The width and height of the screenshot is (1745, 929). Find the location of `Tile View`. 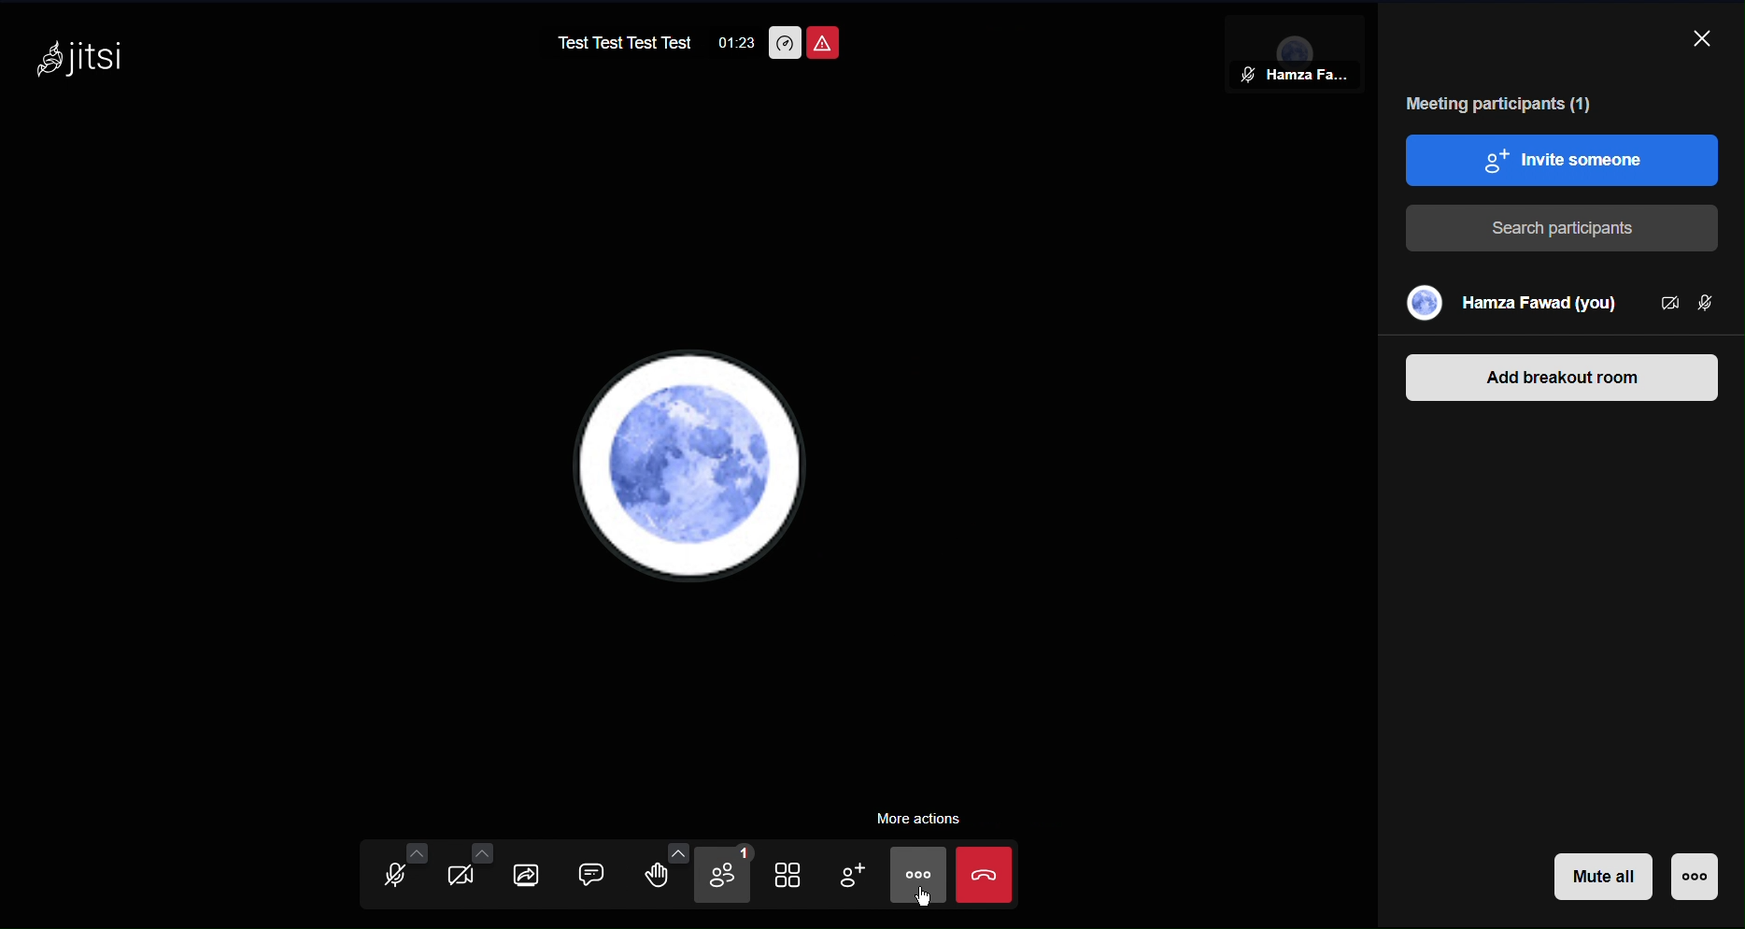

Tile View is located at coordinates (802, 876).